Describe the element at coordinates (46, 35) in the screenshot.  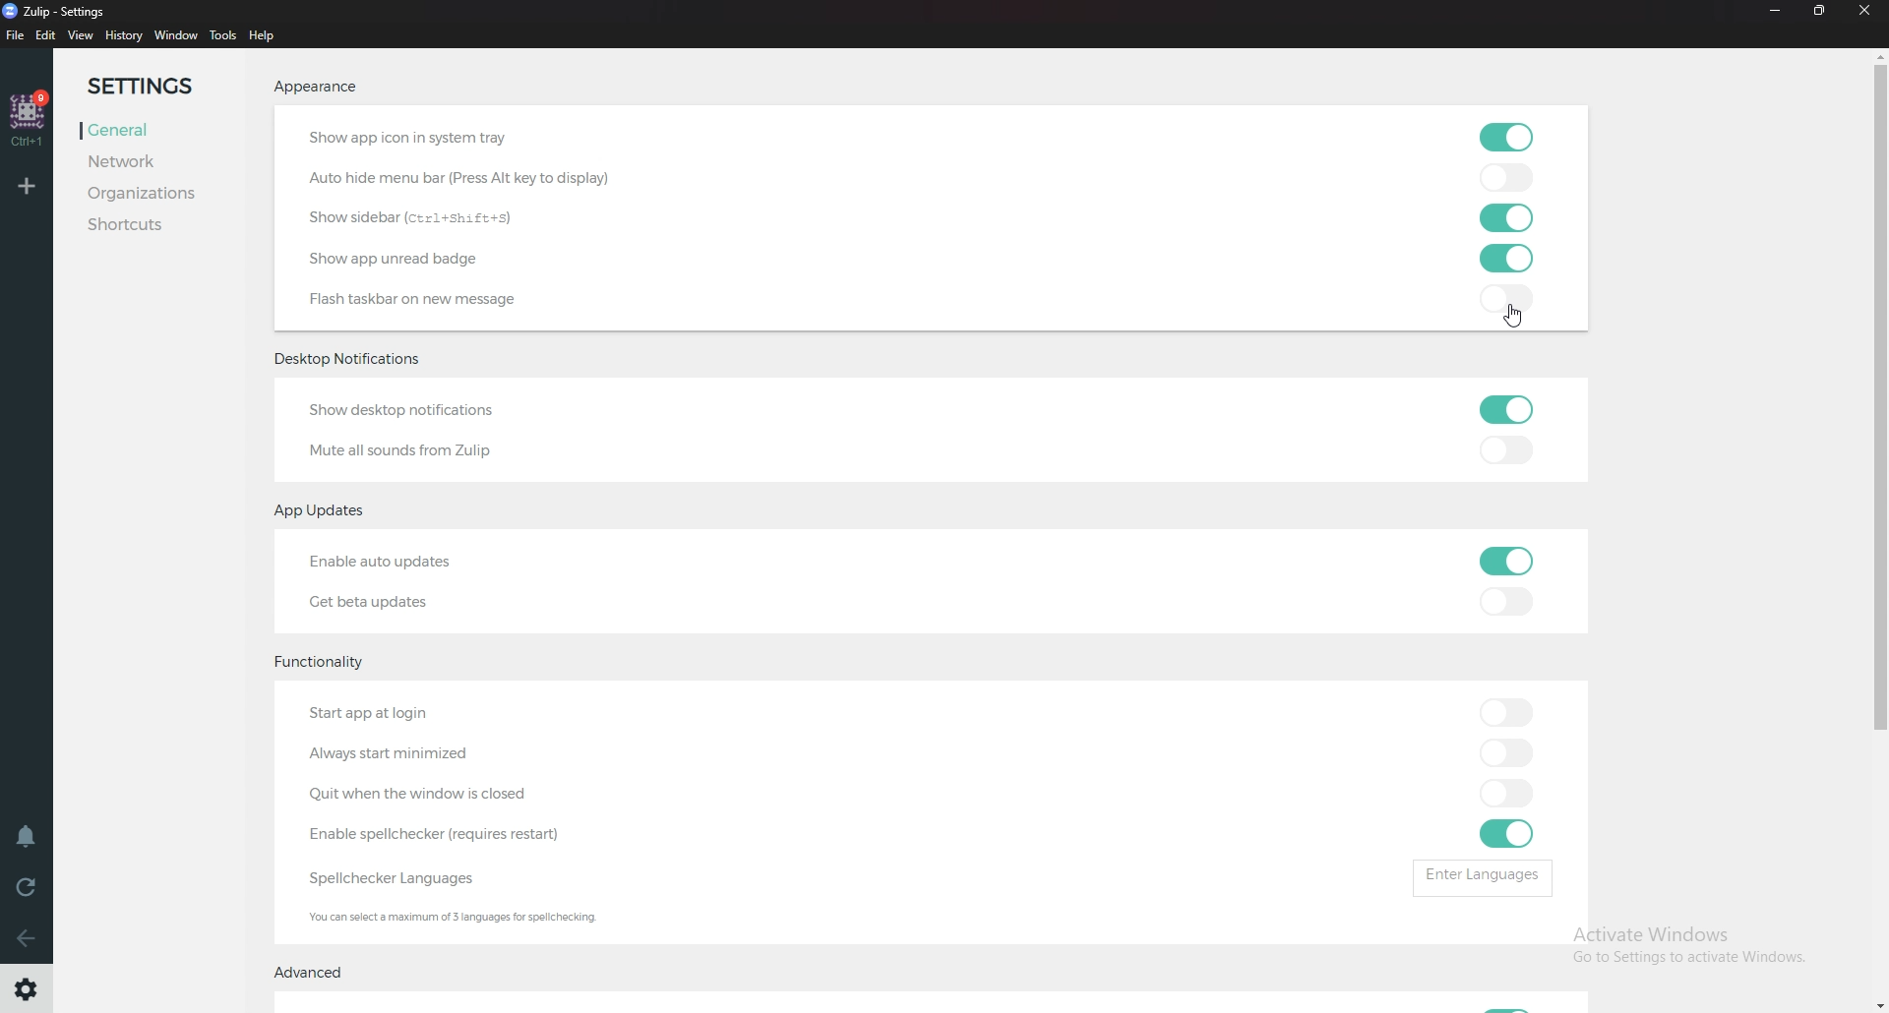
I see `edit` at that location.